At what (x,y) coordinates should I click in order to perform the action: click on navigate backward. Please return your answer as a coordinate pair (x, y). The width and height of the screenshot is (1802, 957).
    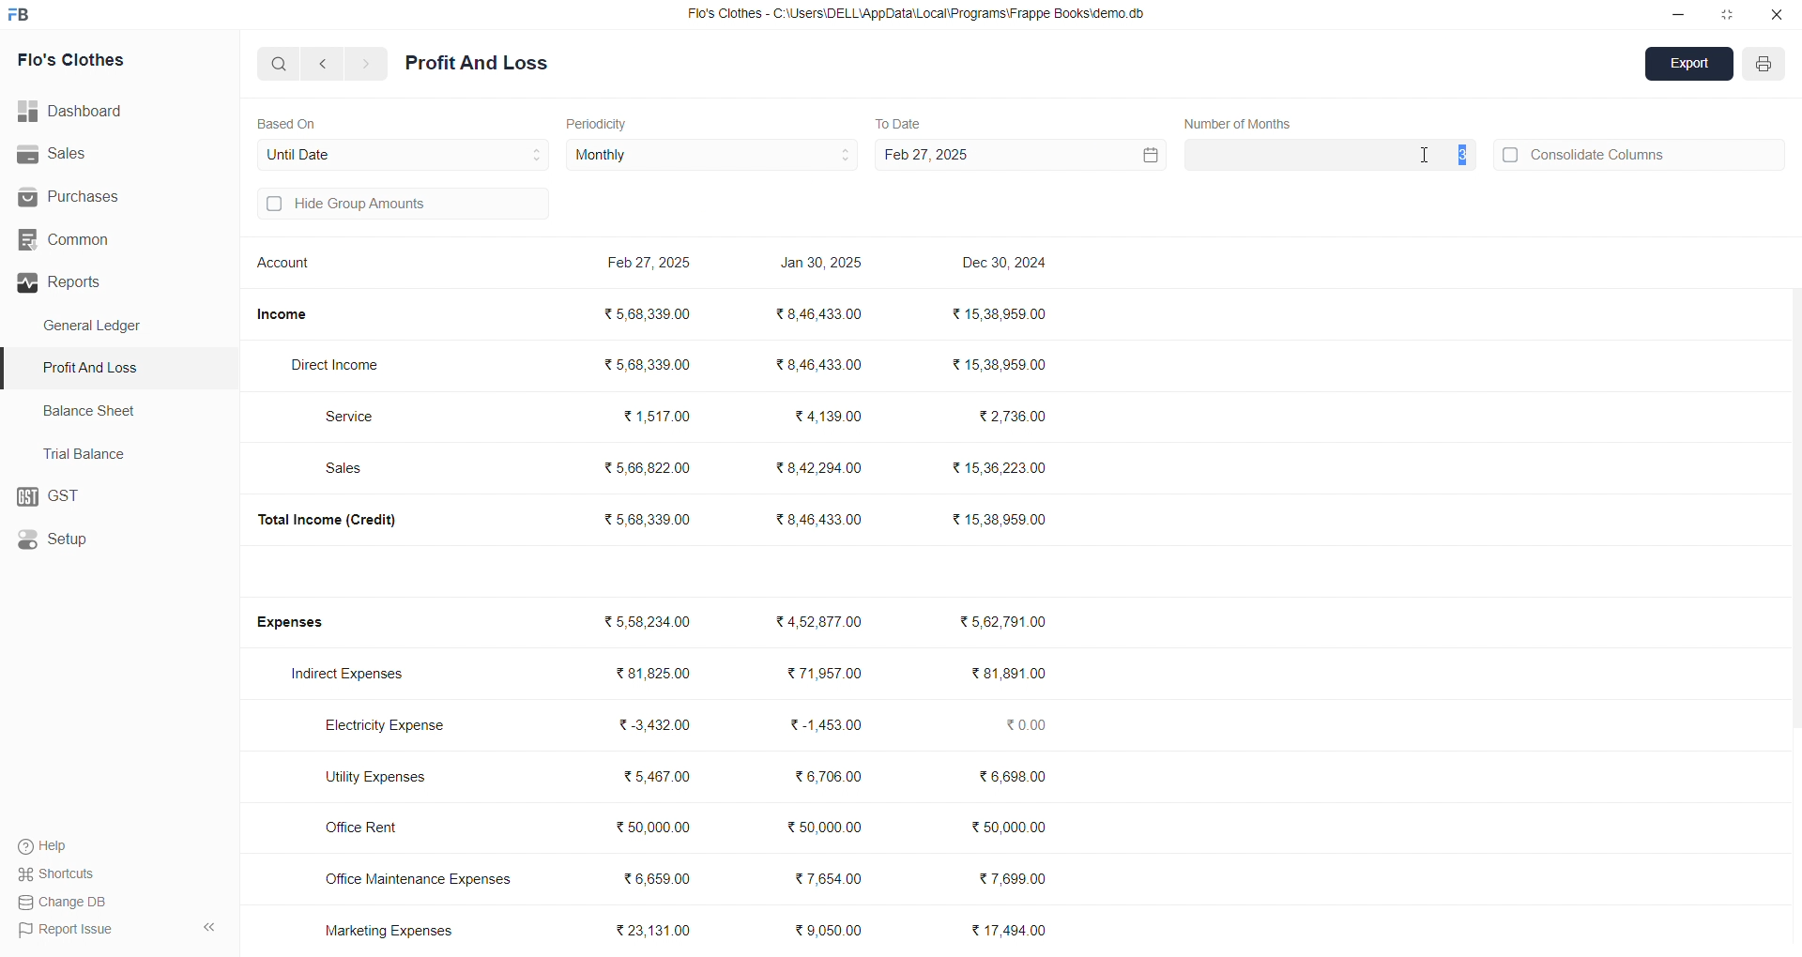
    Looking at the image, I should click on (326, 63).